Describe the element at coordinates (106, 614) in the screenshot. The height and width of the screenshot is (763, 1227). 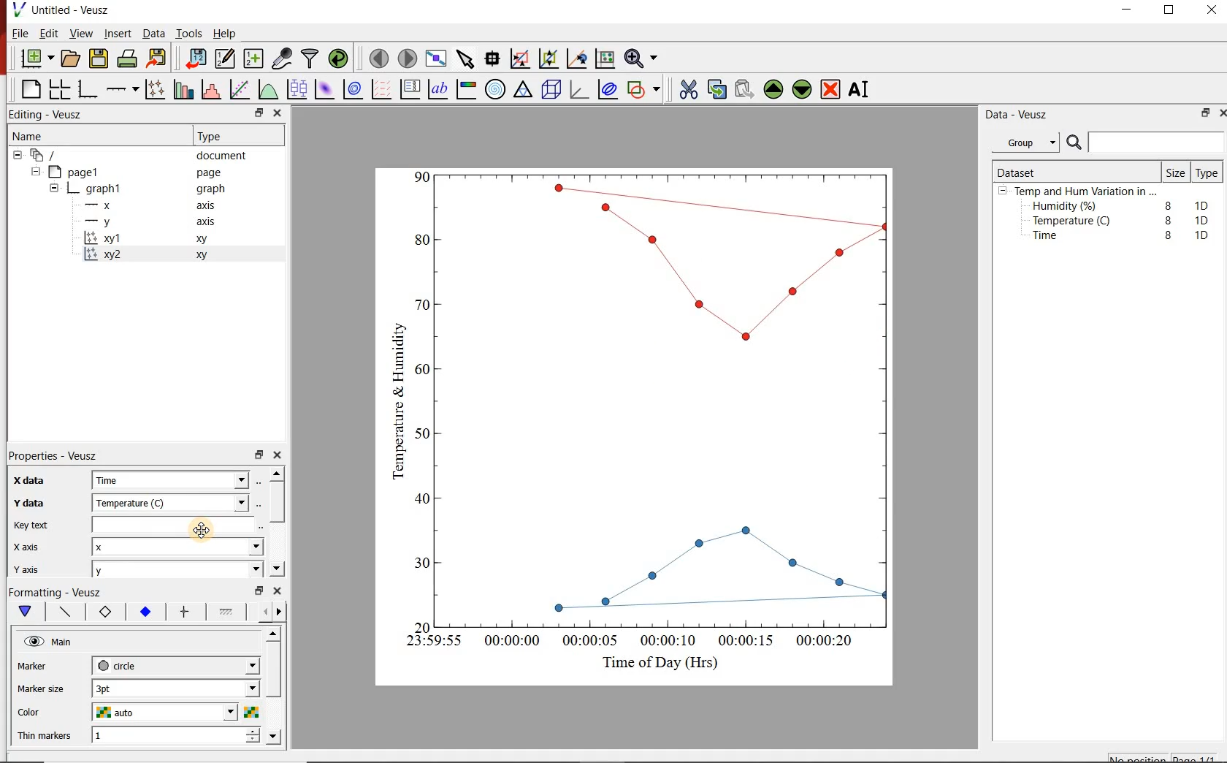
I see `marker border` at that location.